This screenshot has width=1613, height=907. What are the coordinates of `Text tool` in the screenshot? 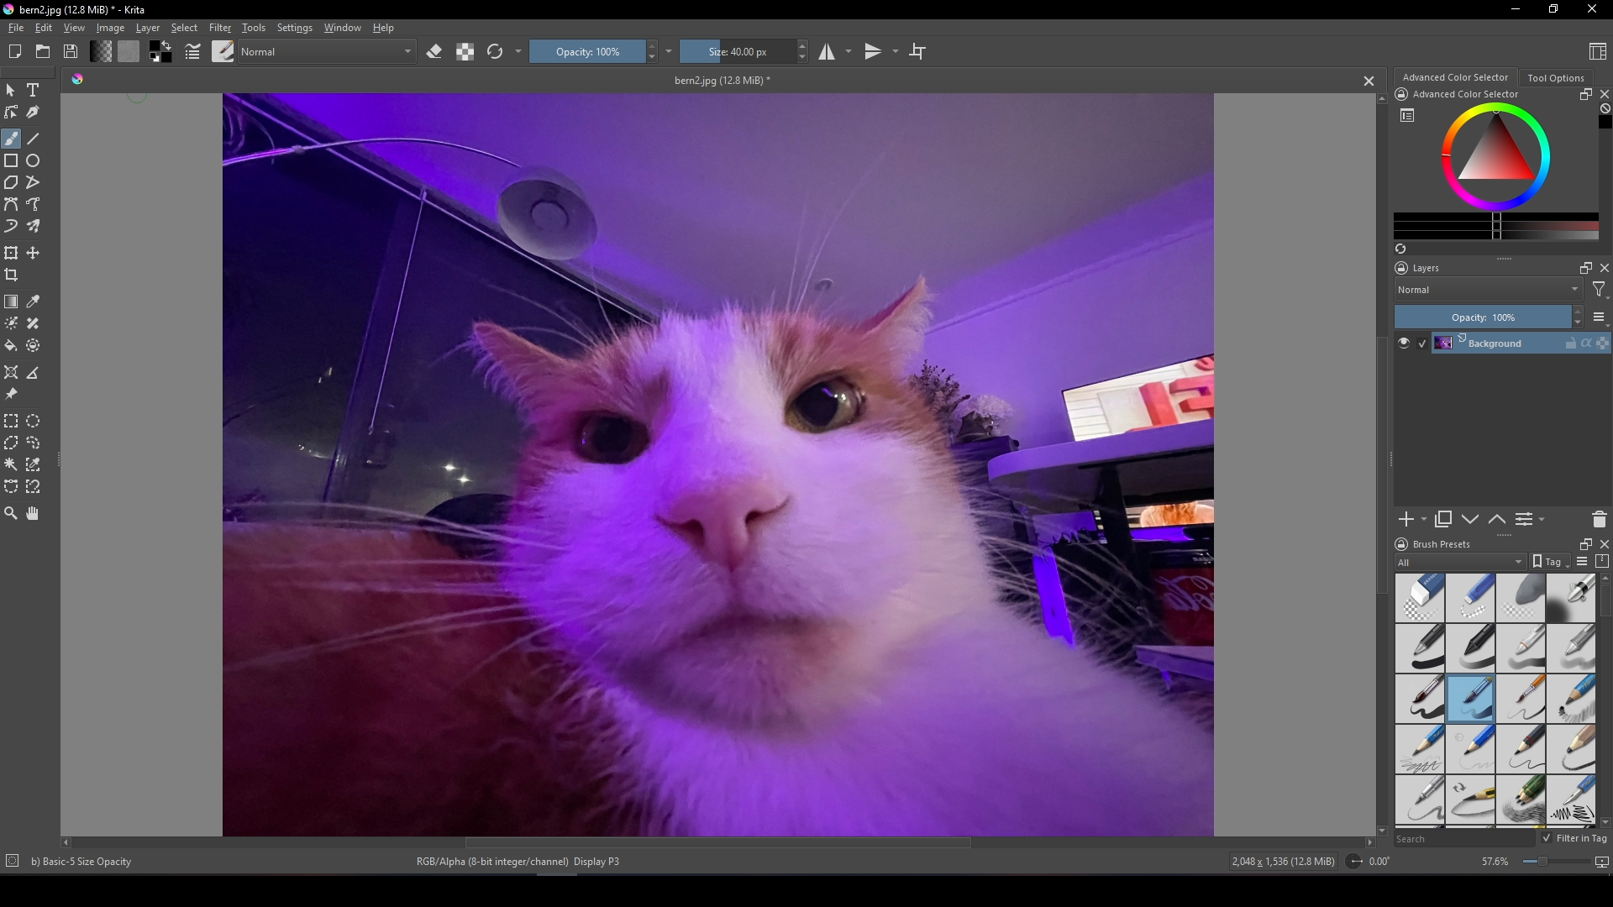 It's located at (34, 91).